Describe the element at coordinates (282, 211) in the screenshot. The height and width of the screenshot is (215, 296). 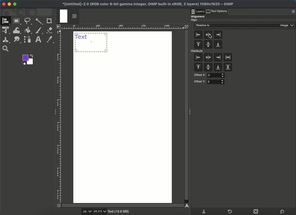
I see `Default tool presets` at that location.